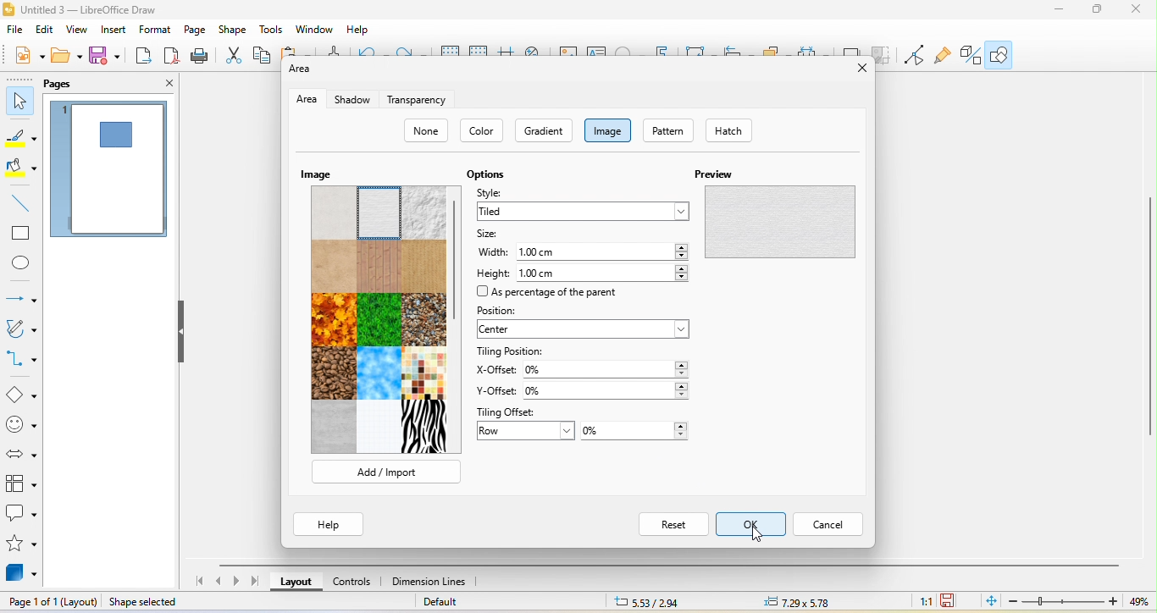  I want to click on arrange, so click(775, 49).